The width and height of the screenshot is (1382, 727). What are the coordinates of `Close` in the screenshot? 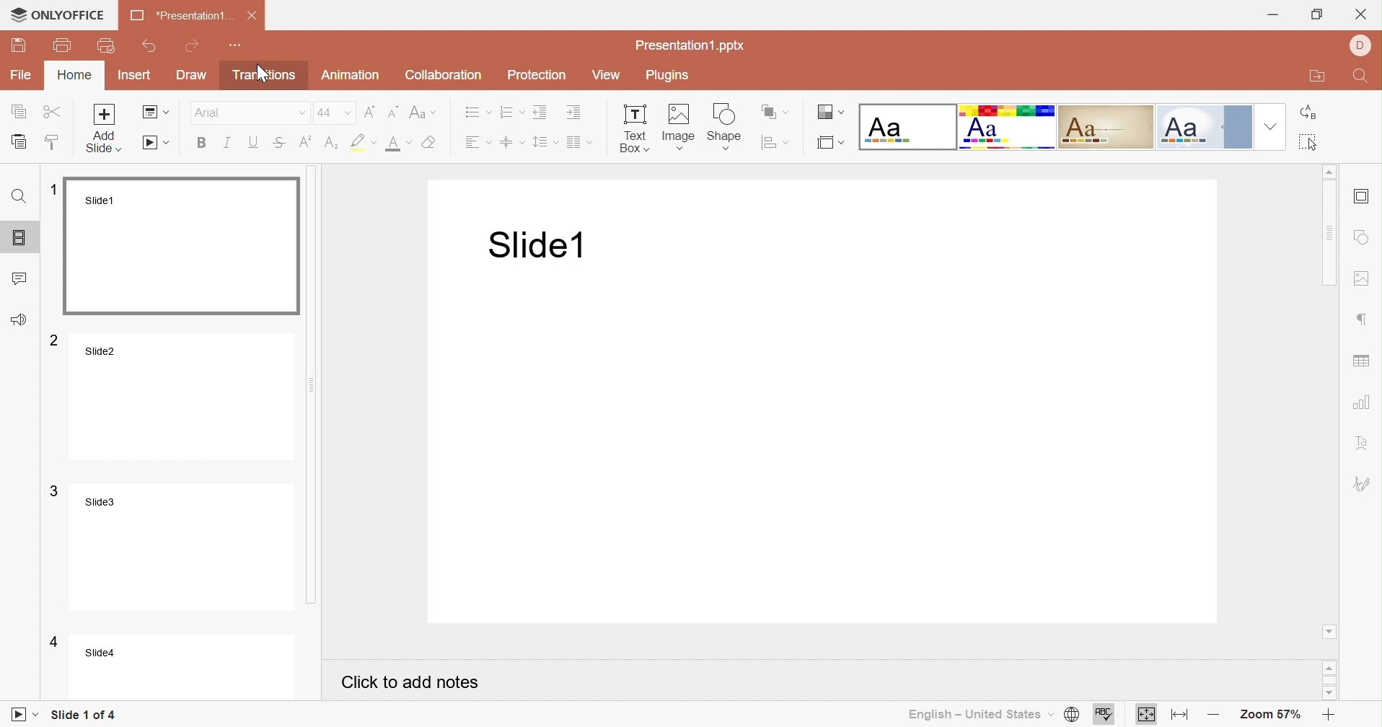 It's located at (1361, 14).